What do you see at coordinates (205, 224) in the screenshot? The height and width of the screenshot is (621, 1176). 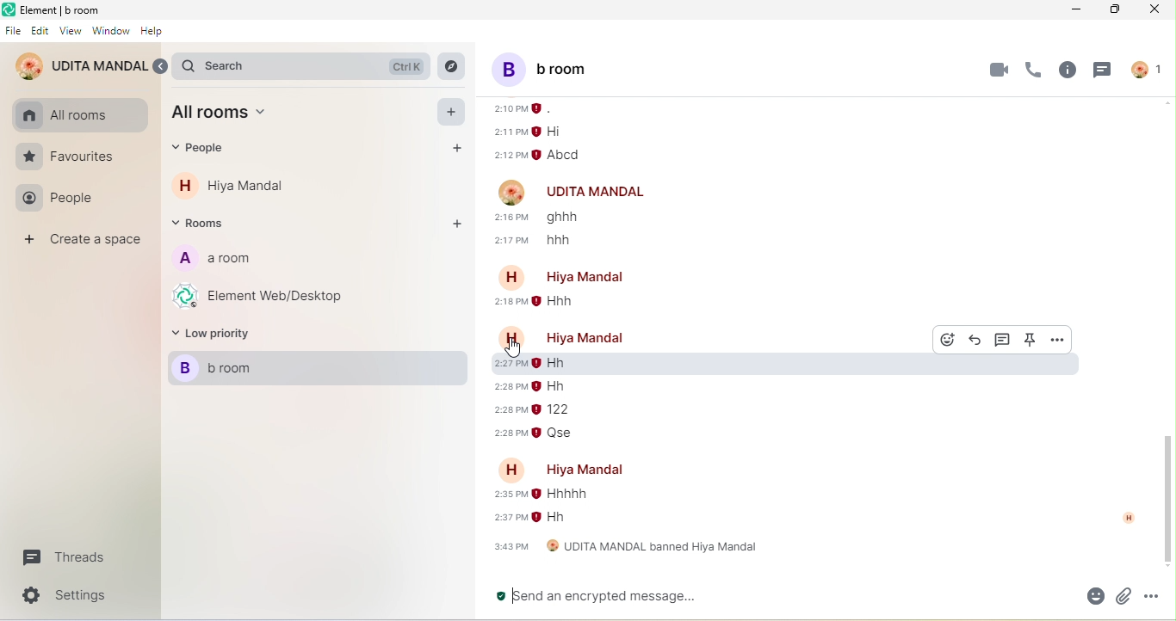 I see `rooms` at bounding box center [205, 224].